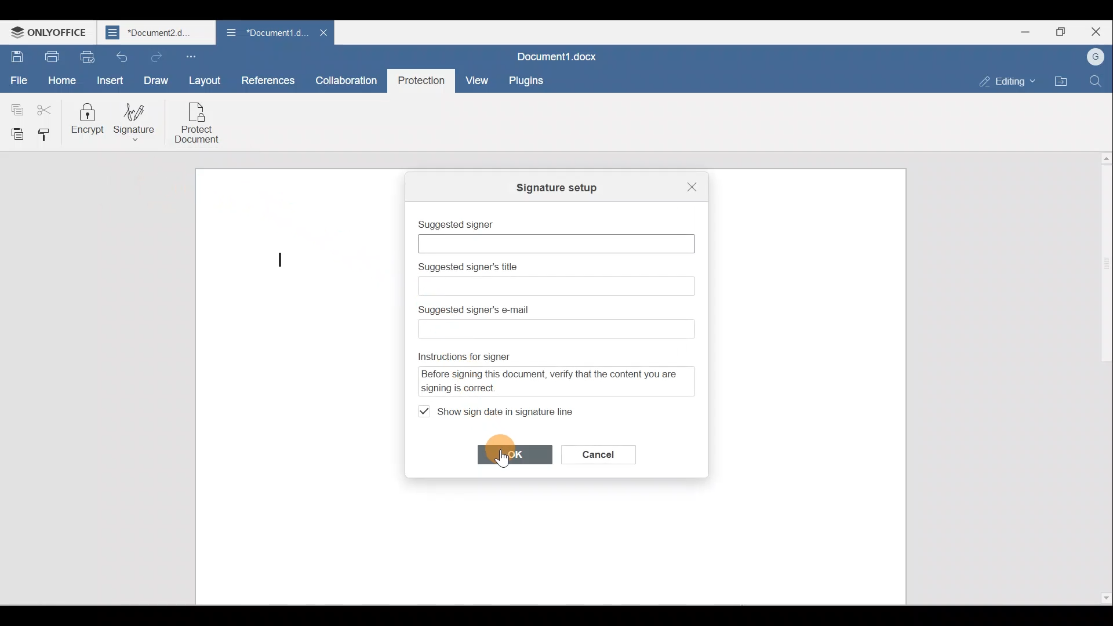 The width and height of the screenshot is (1113, 626). I want to click on Home, so click(61, 81).